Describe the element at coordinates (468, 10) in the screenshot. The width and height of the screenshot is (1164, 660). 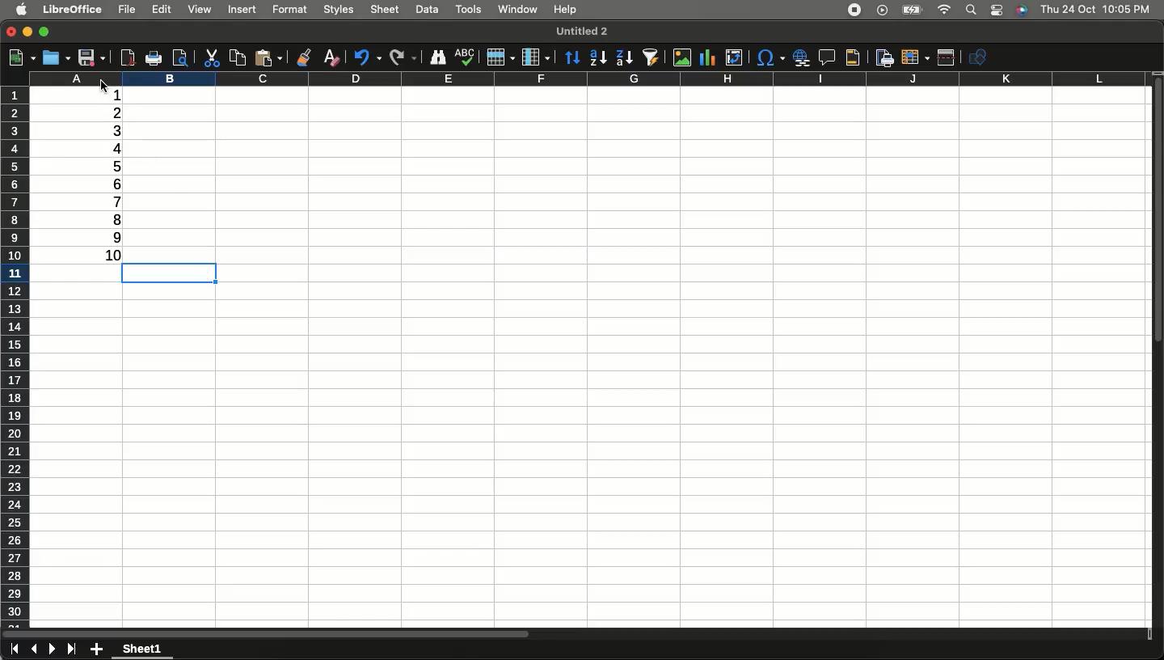
I see `Tools` at that location.